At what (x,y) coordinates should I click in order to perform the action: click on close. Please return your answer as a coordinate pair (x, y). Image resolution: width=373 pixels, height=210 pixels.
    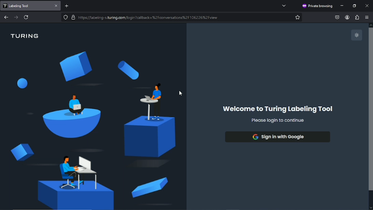
    Looking at the image, I should click on (57, 6).